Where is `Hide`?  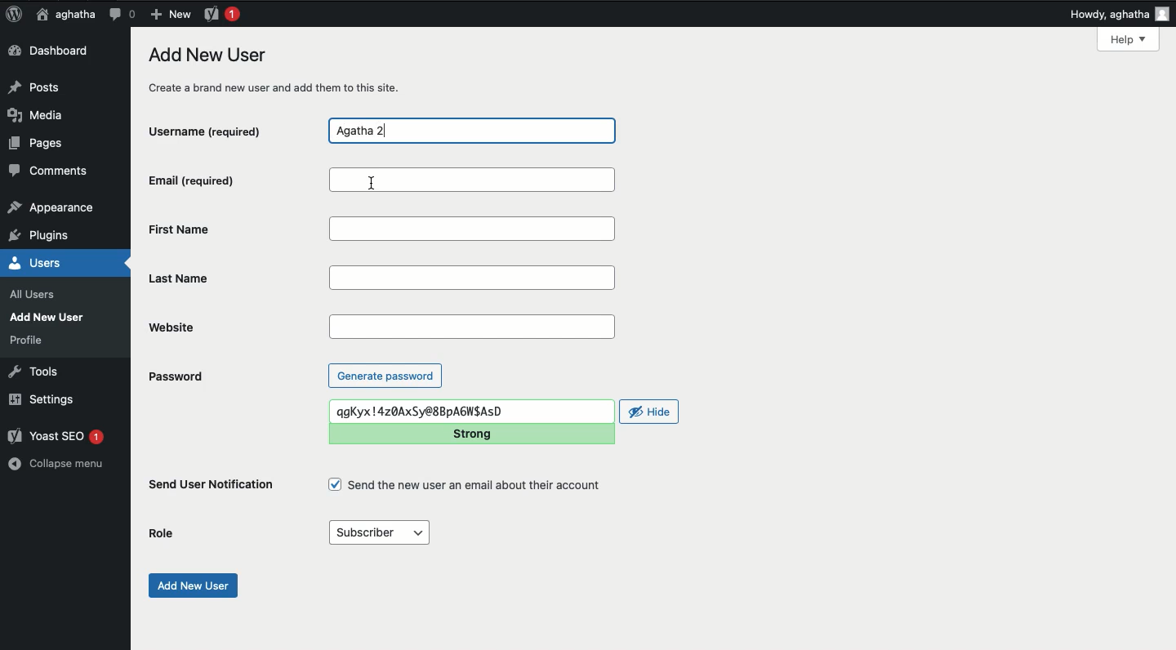 Hide is located at coordinates (650, 412).